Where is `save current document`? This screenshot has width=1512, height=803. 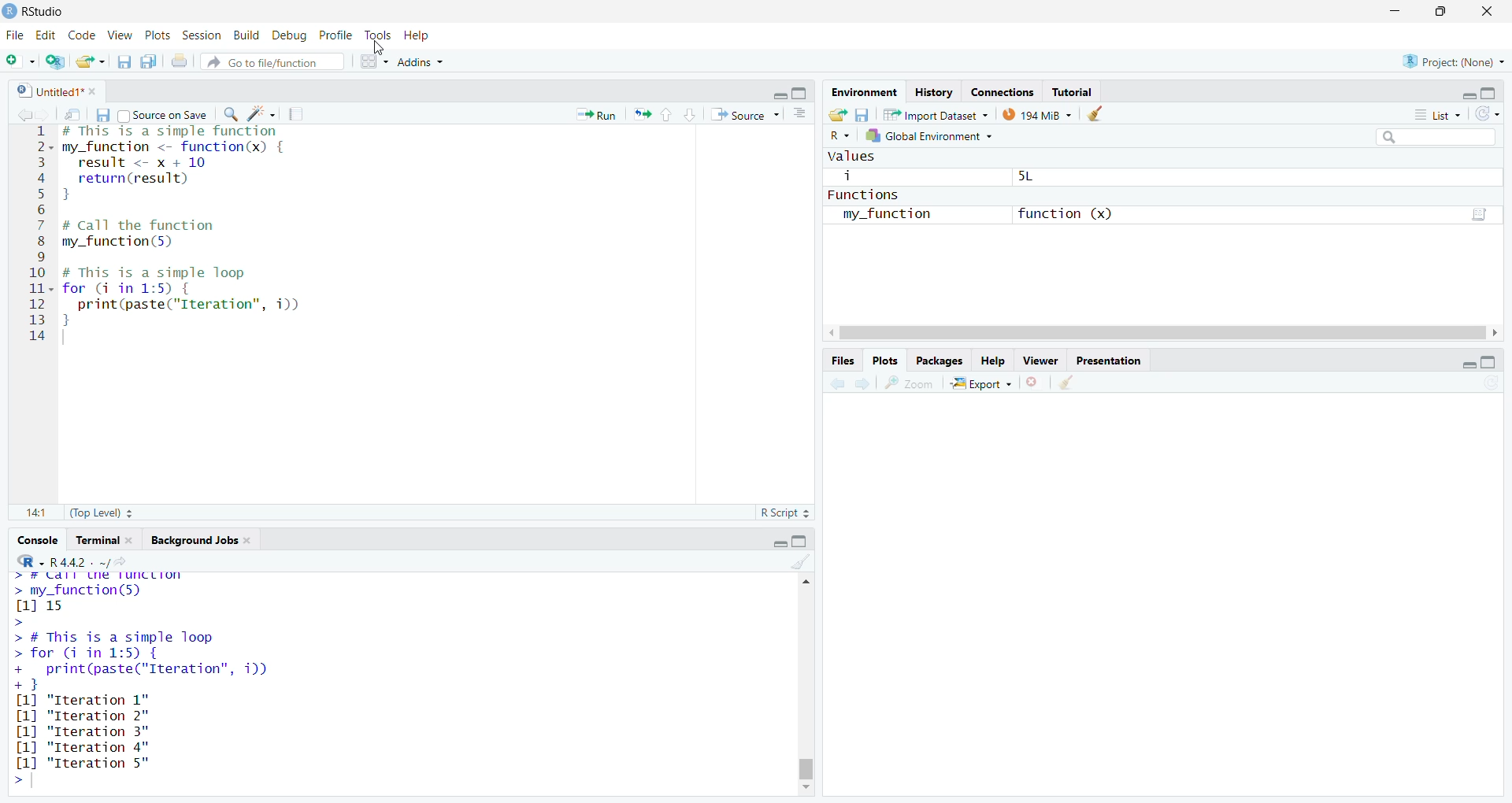 save current document is located at coordinates (124, 61).